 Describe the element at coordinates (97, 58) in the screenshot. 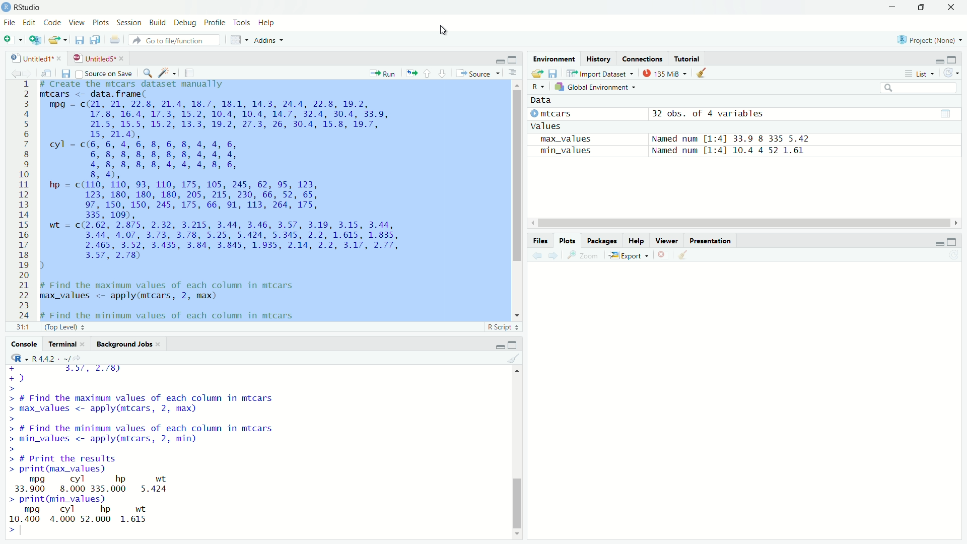

I see `| Untitled5* *` at that location.